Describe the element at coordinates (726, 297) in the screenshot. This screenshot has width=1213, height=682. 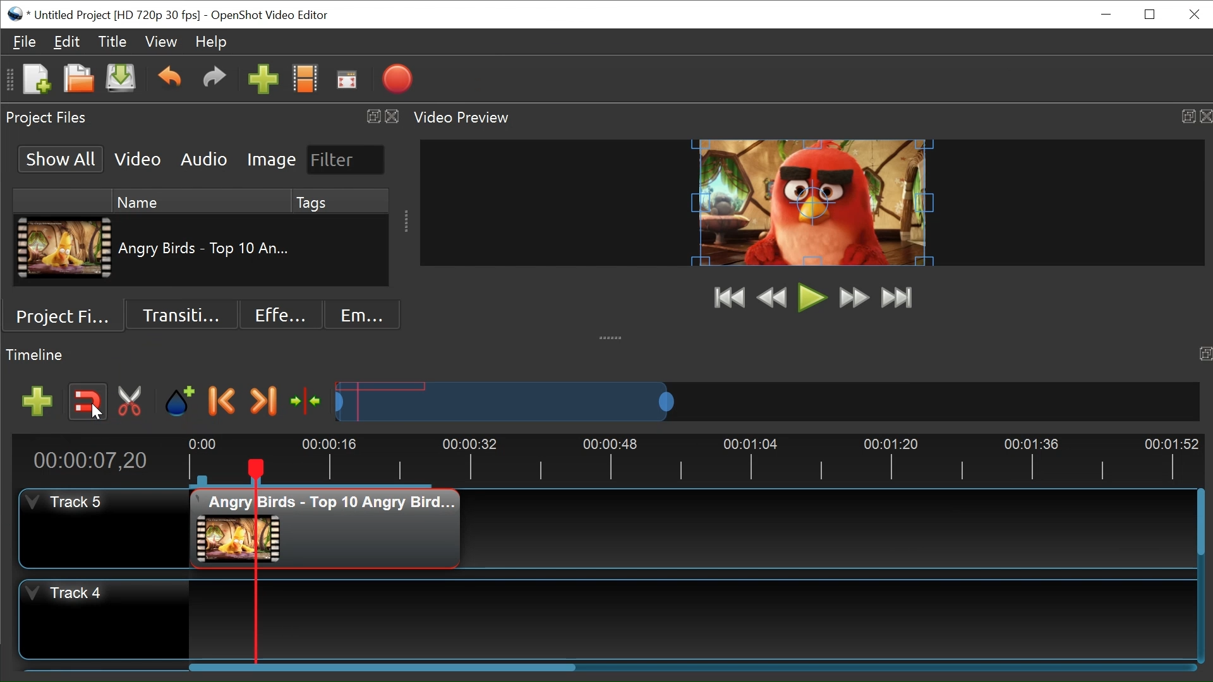
I see `Jump to Start` at that location.